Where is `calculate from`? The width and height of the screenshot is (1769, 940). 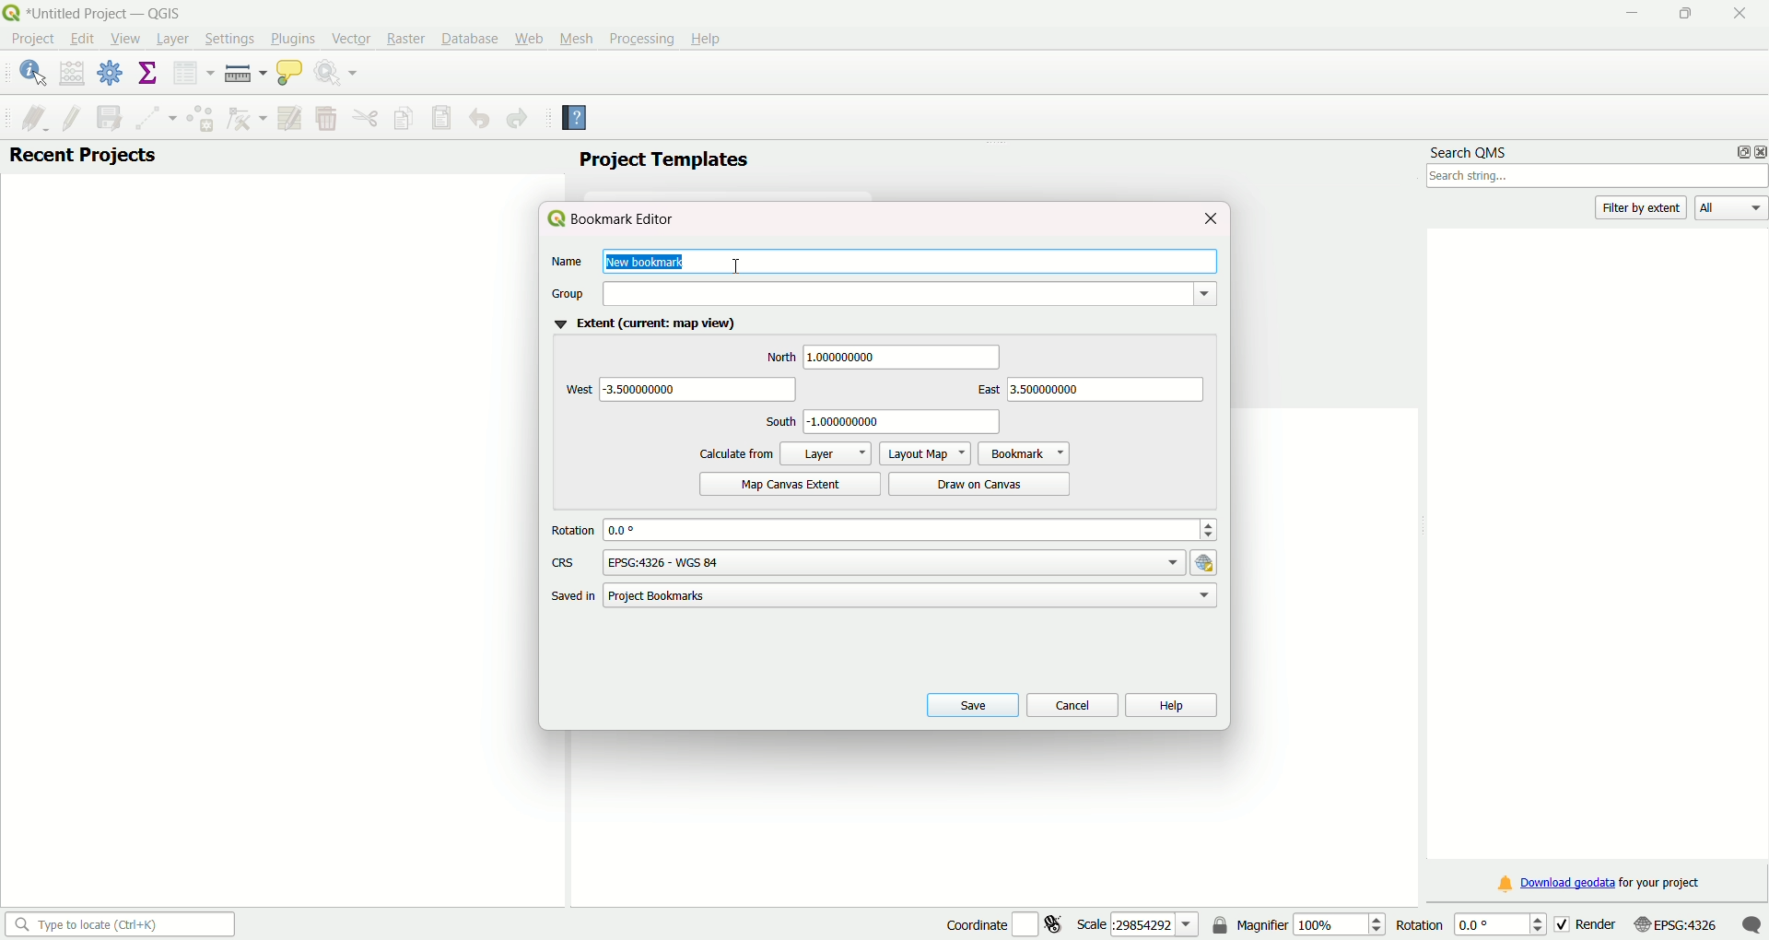
calculate from is located at coordinates (736, 453).